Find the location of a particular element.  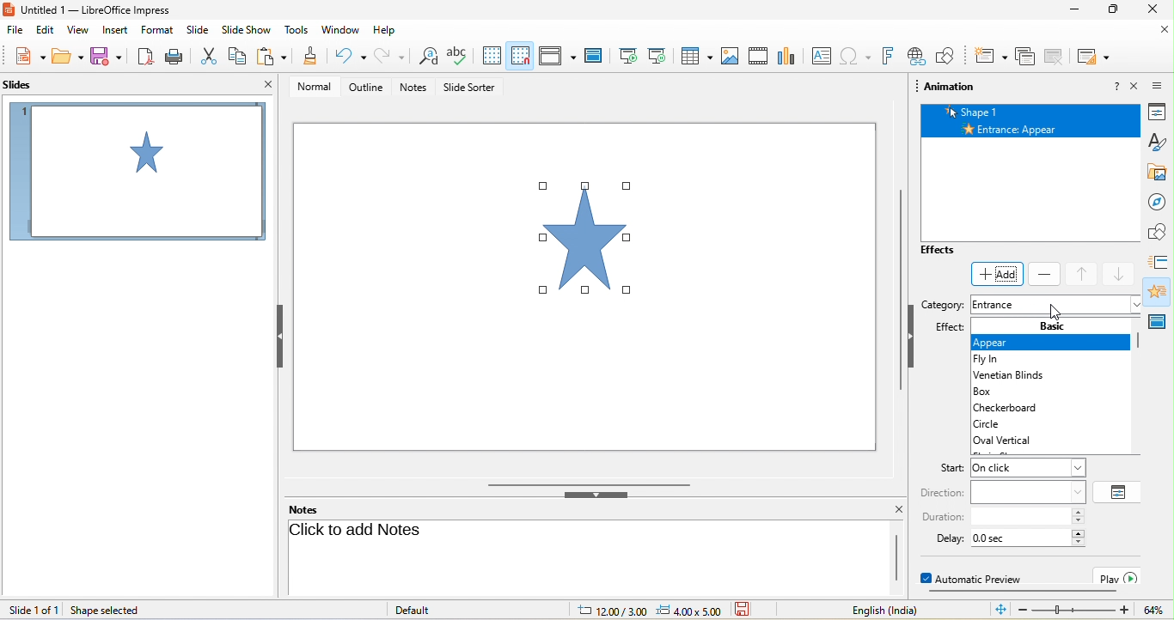

slide layout is located at coordinates (1094, 58).